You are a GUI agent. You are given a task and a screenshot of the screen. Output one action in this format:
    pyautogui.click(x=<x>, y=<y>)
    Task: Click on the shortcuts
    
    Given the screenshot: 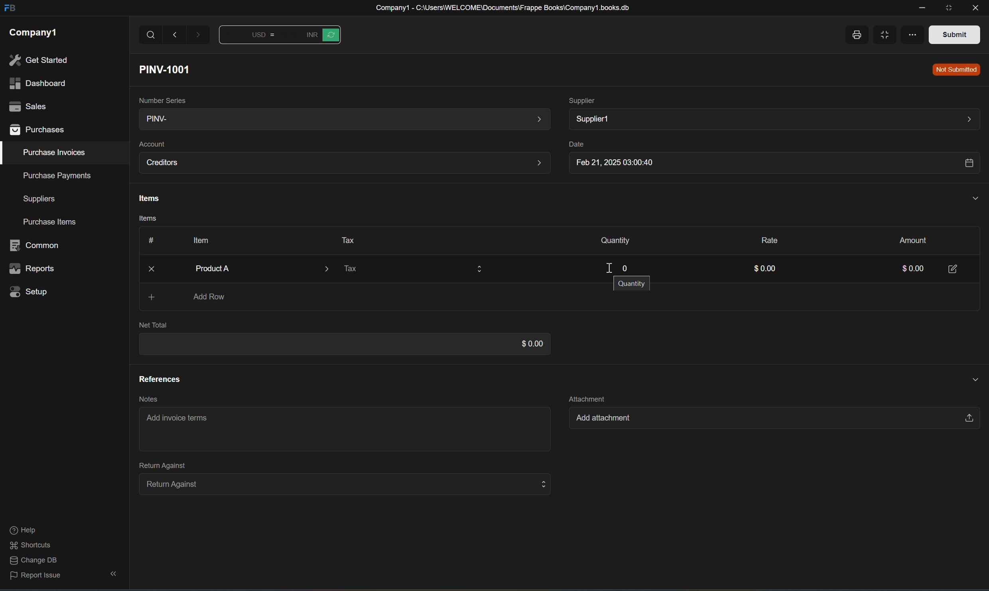 What is the action you would take?
    pyautogui.click(x=31, y=546)
    